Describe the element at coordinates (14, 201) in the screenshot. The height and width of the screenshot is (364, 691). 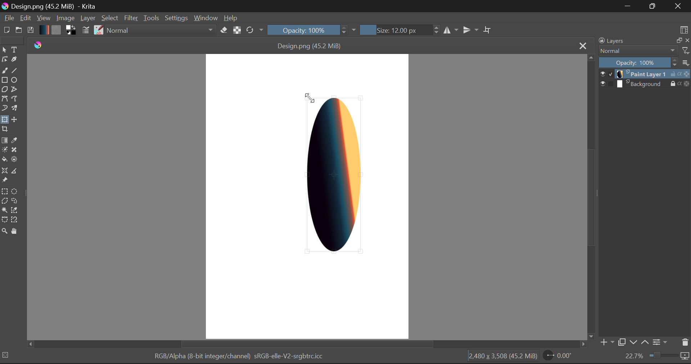
I see `Freehand Selection` at that location.